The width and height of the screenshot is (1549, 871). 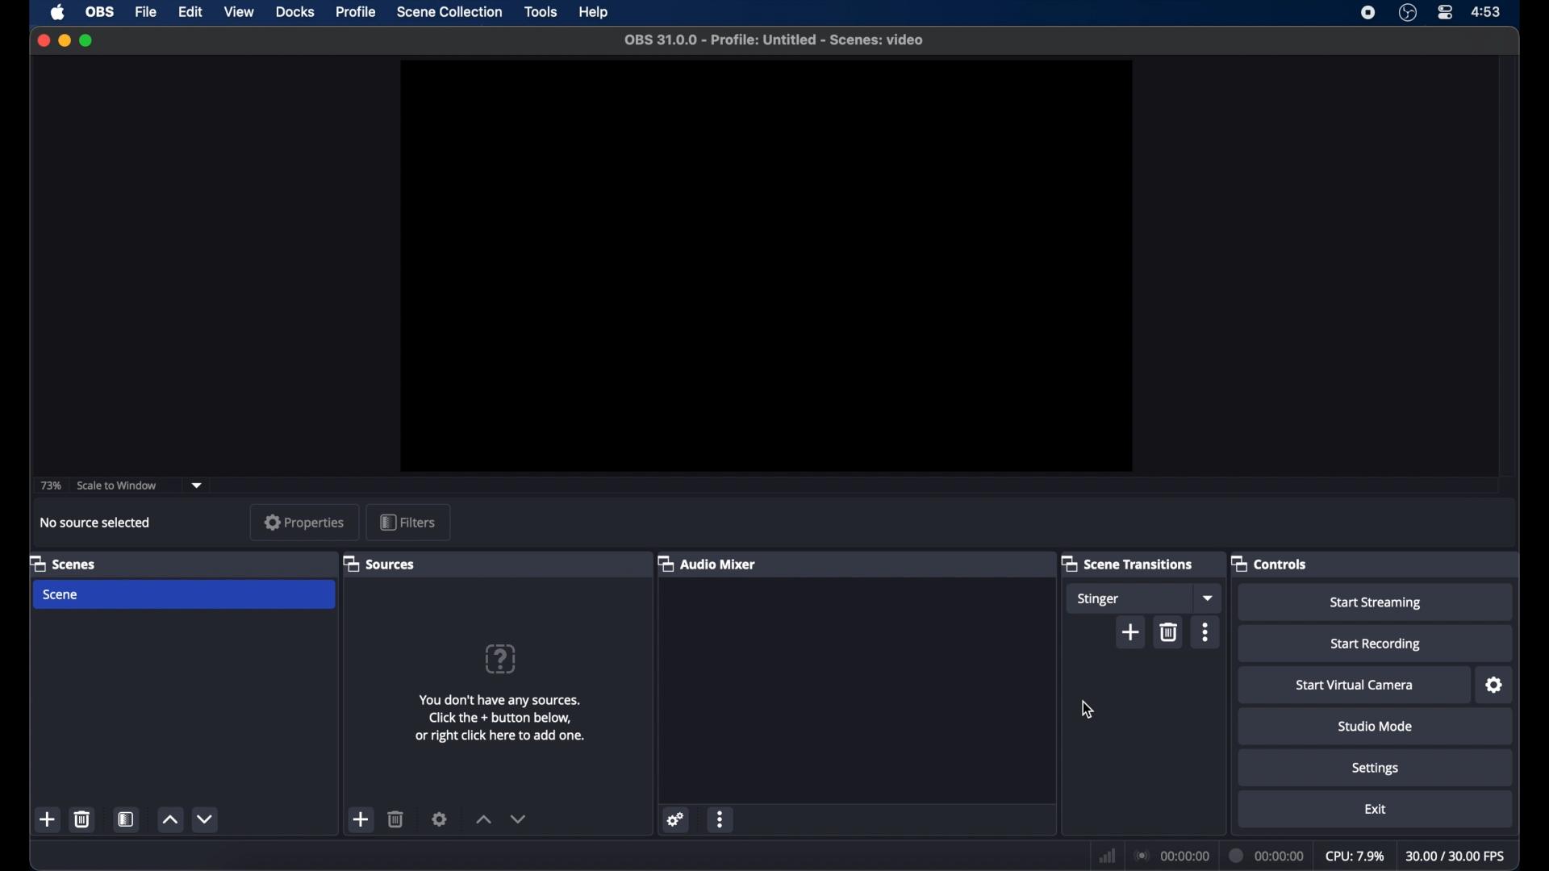 What do you see at coordinates (595, 12) in the screenshot?
I see `help` at bounding box center [595, 12].